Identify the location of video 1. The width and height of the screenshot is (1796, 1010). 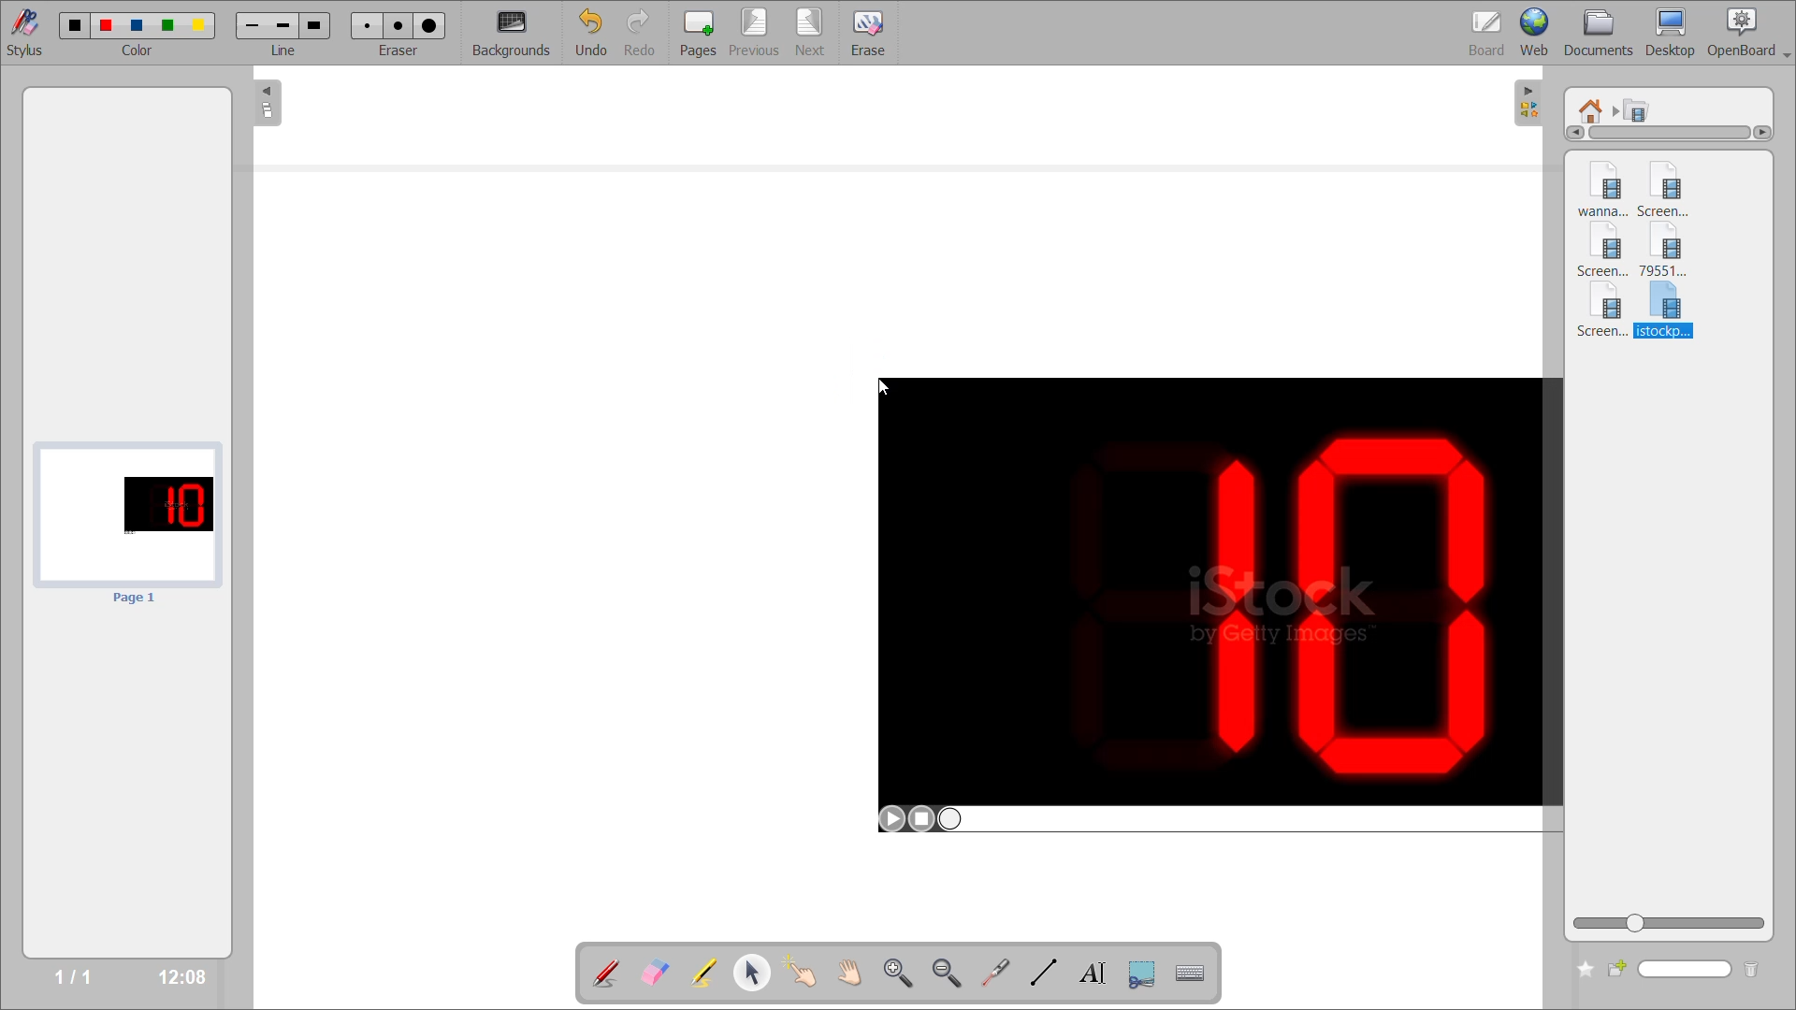
(1604, 185).